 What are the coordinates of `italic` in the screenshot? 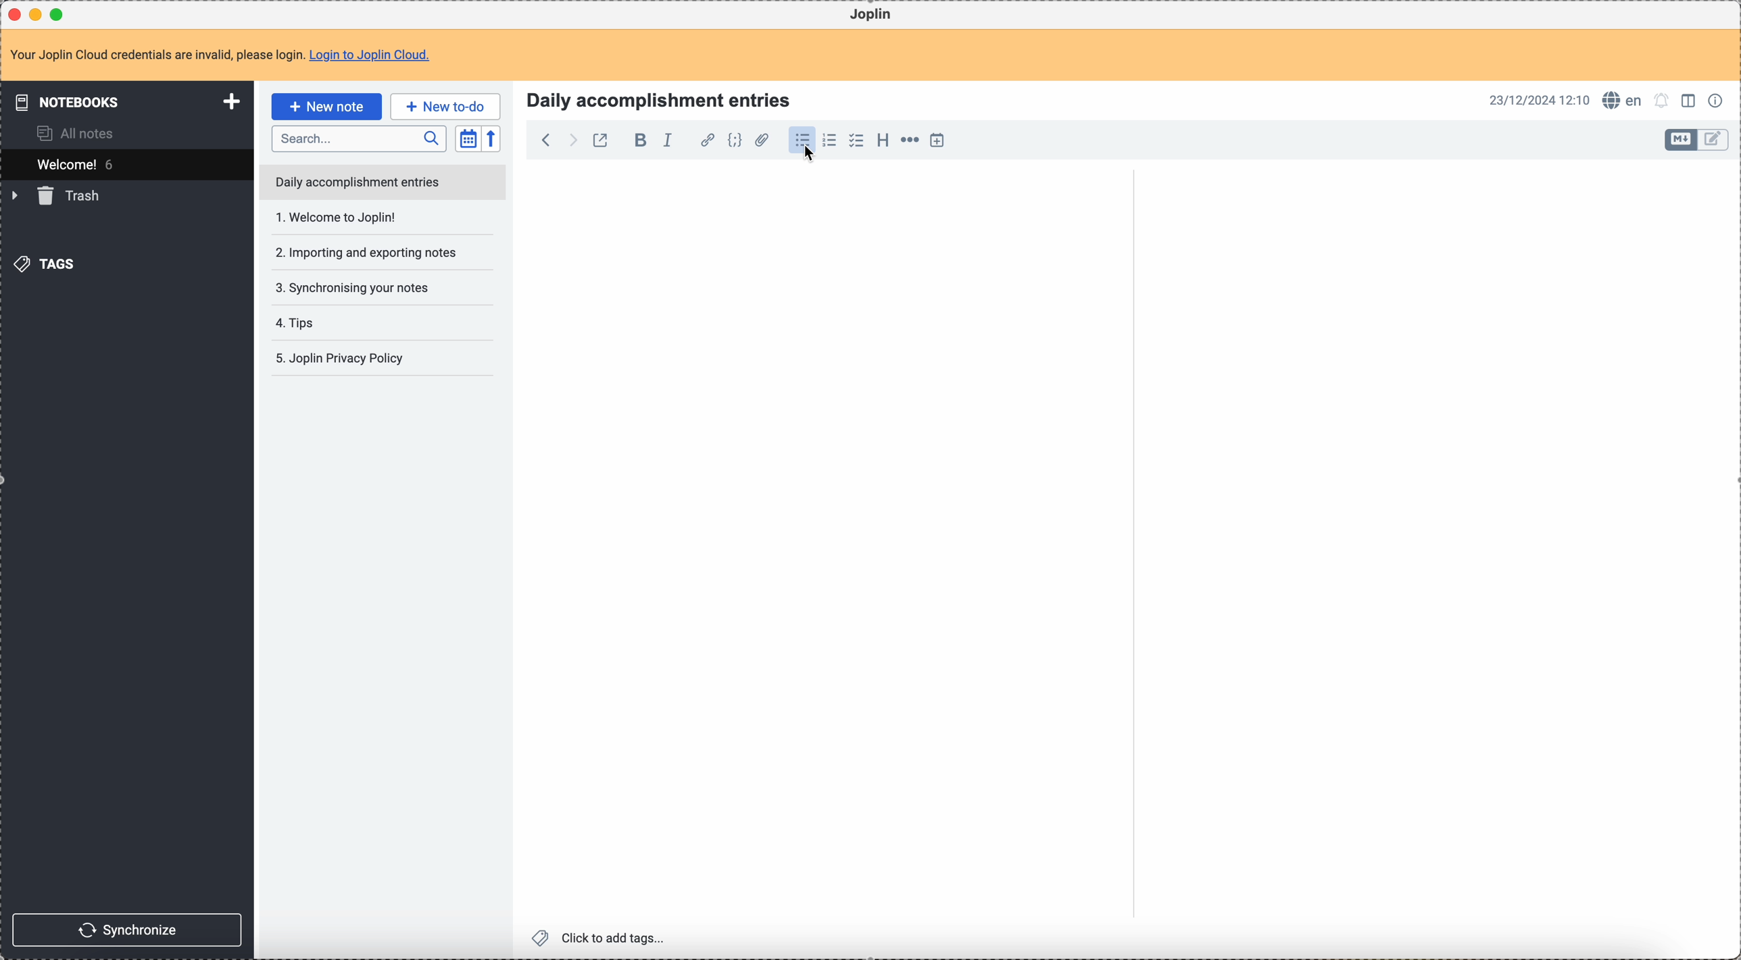 It's located at (674, 141).